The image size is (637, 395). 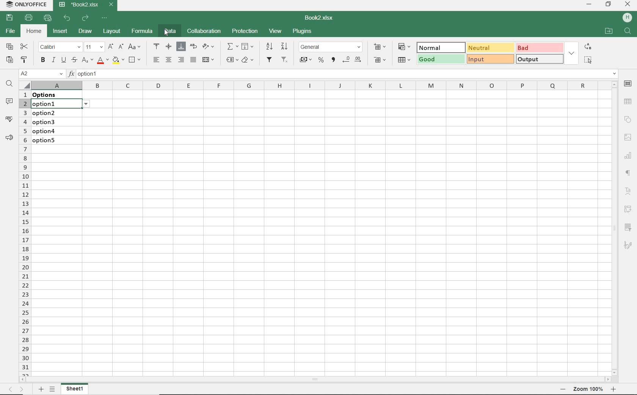 I want to click on DOCUMENT NAME, so click(x=86, y=5).